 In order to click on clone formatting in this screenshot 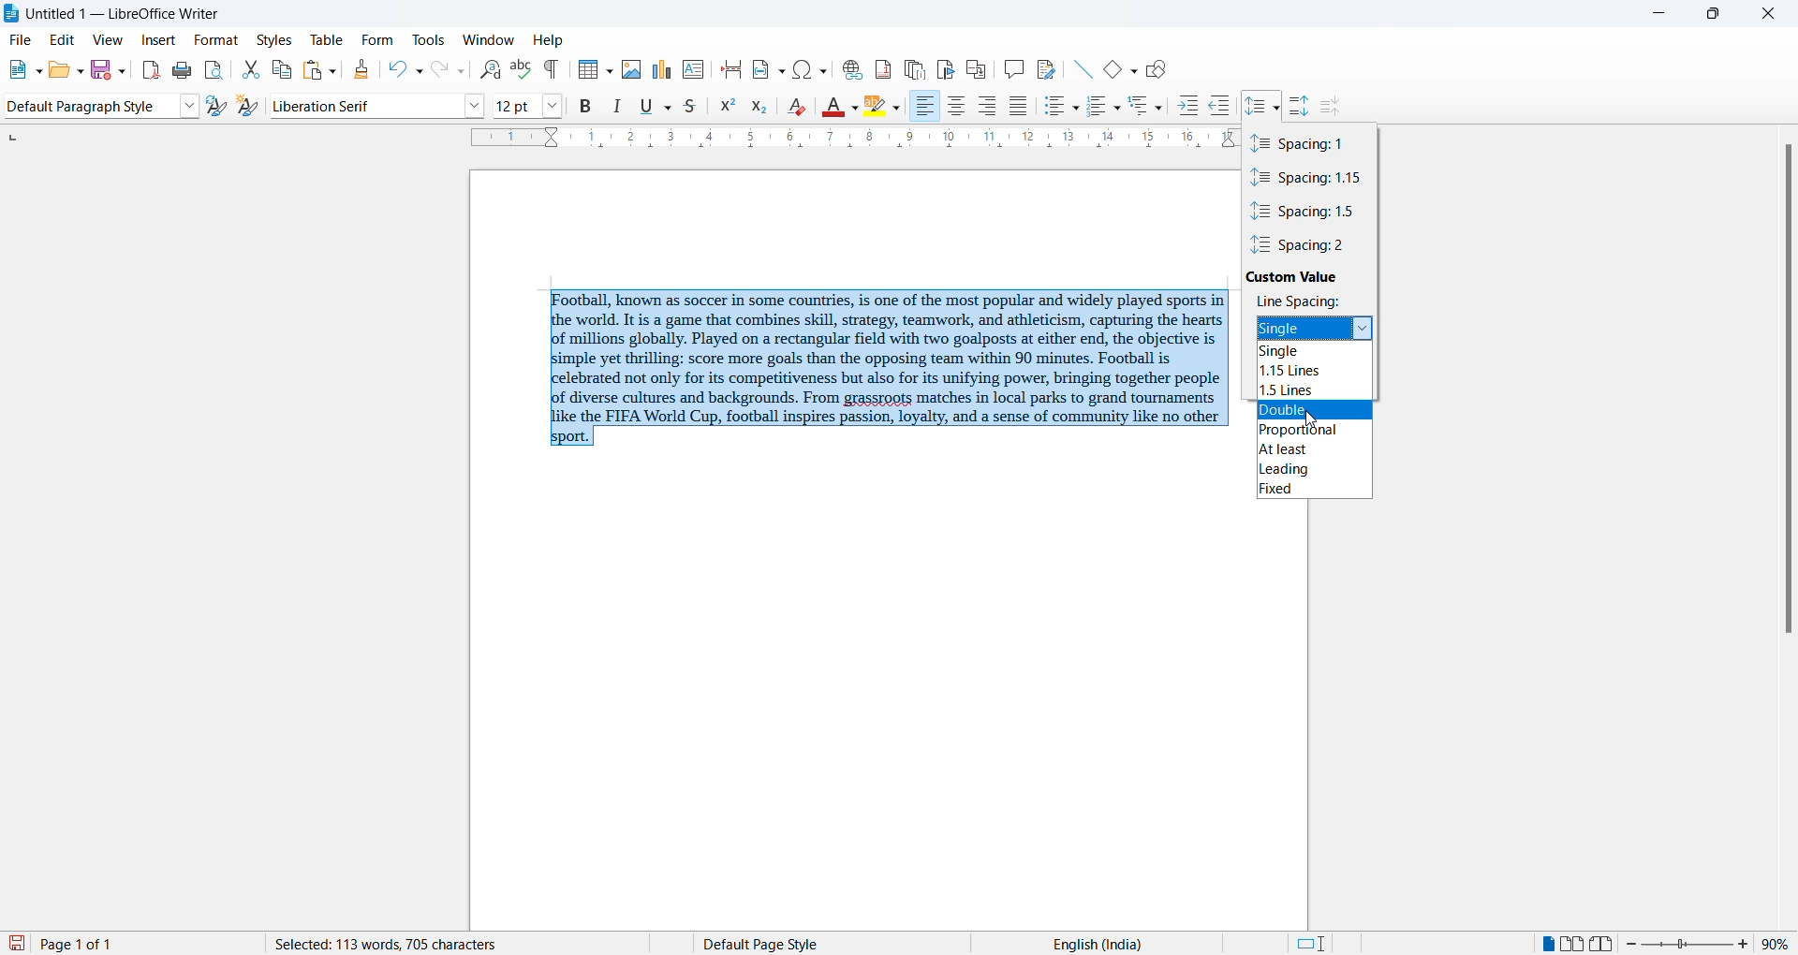, I will do `click(363, 69)`.